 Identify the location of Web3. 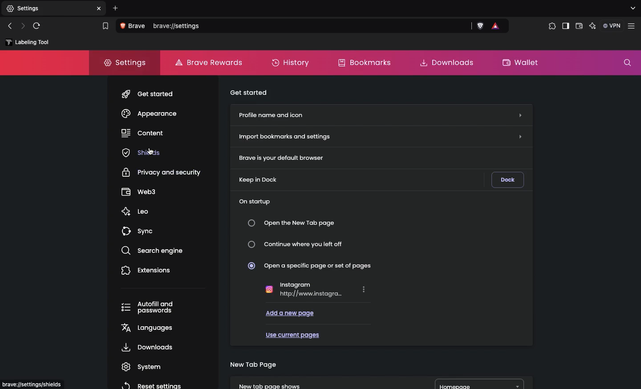
(138, 191).